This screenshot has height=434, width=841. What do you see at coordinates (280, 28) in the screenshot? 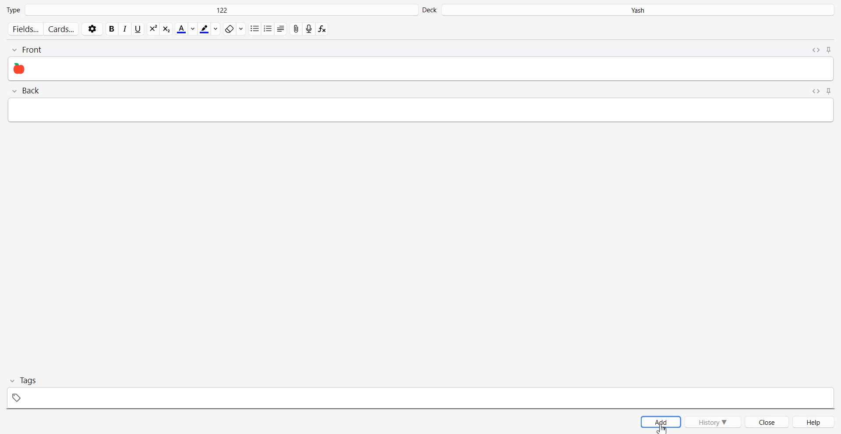
I see `Alignment` at bounding box center [280, 28].